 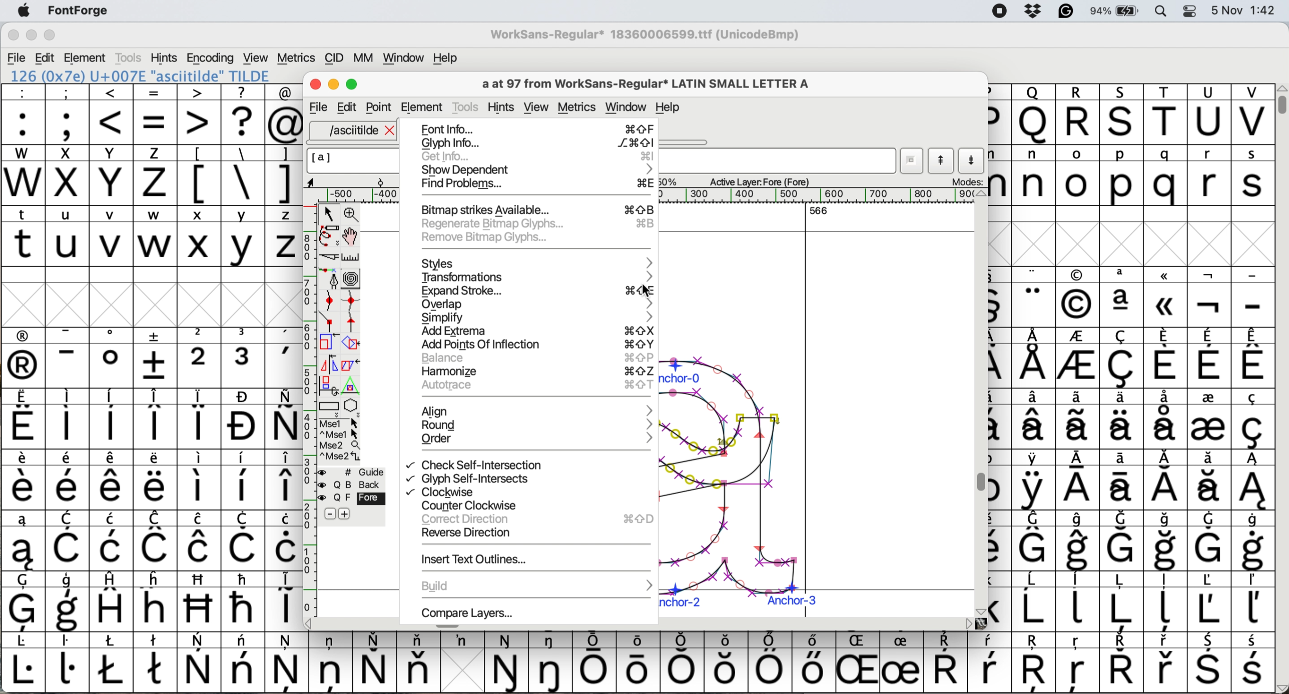 What do you see at coordinates (211, 58) in the screenshot?
I see `encoding` at bounding box center [211, 58].